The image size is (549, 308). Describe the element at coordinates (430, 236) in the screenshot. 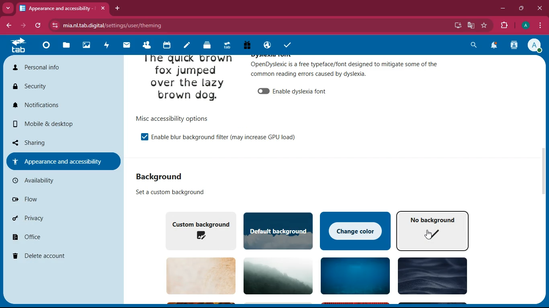

I see `cursor` at that location.